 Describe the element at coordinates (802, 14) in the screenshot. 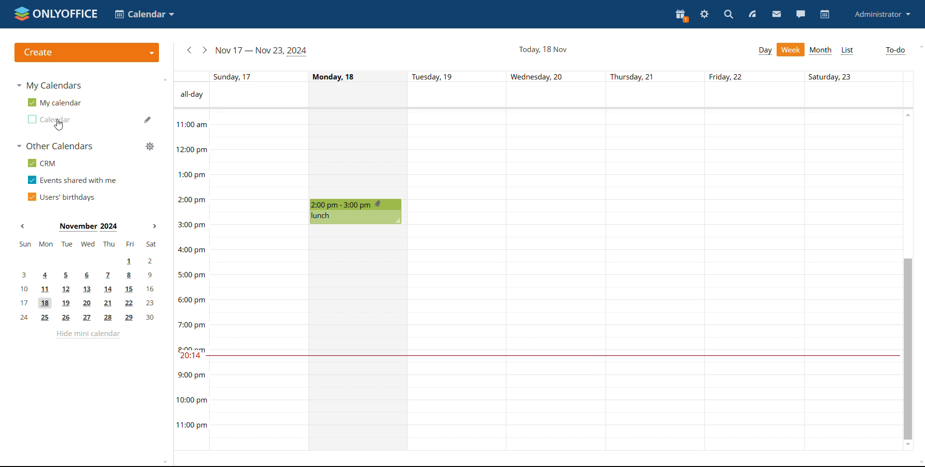

I see `chat` at that location.